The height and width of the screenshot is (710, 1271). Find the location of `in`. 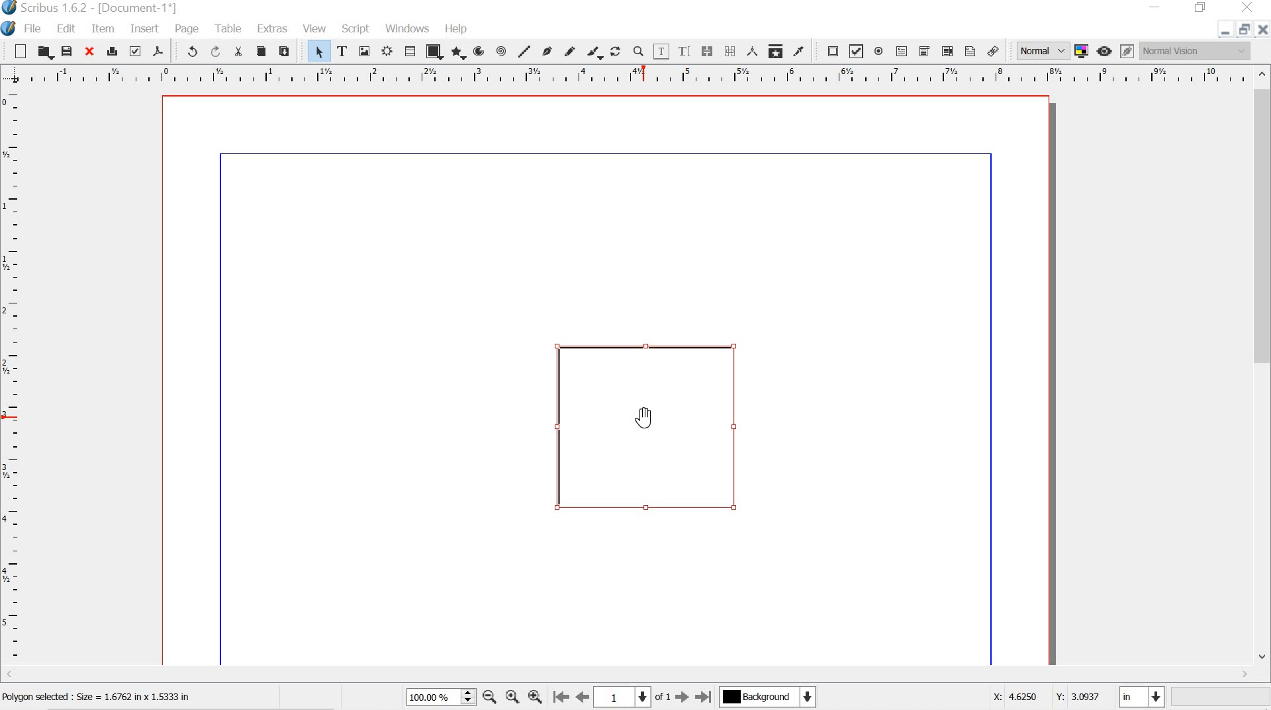

in is located at coordinates (1143, 698).